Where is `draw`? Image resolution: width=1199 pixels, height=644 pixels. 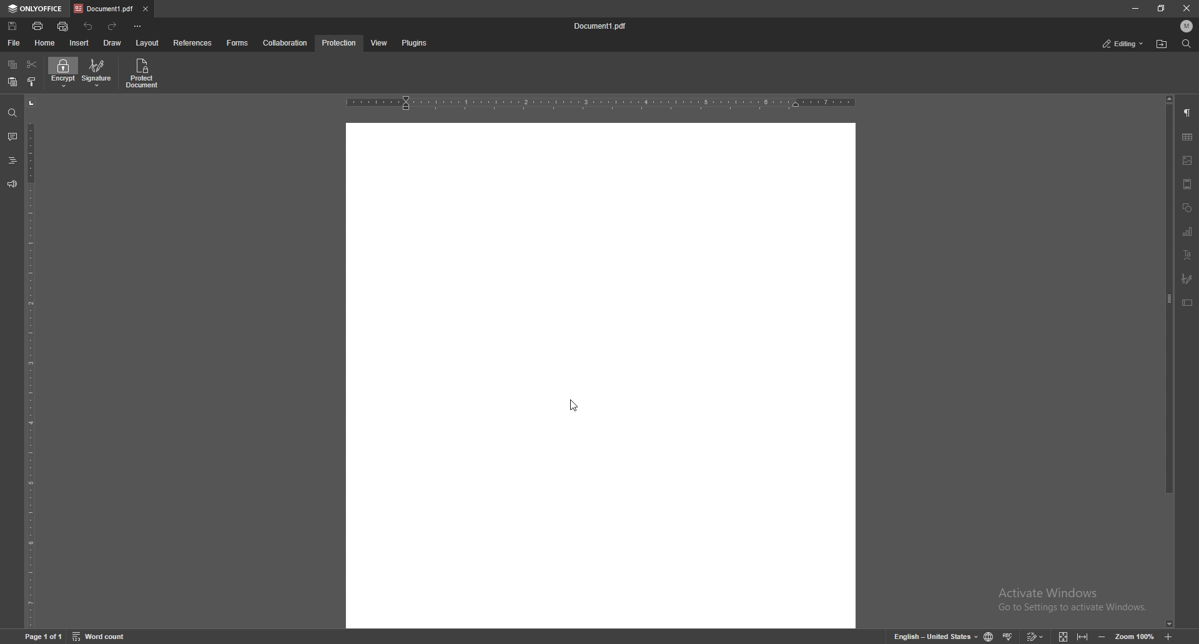
draw is located at coordinates (112, 42).